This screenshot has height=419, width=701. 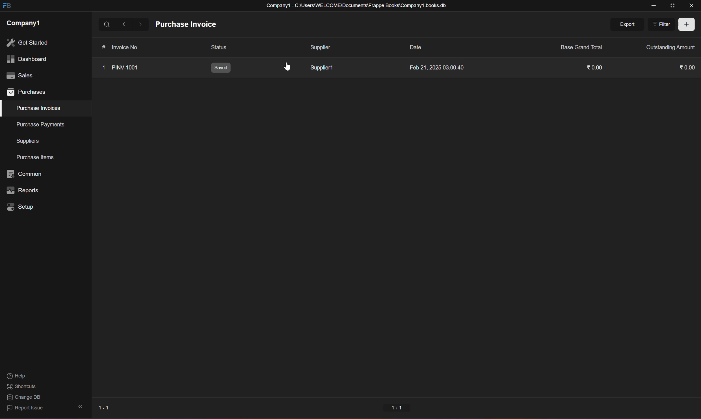 I want to click on export, so click(x=629, y=25).